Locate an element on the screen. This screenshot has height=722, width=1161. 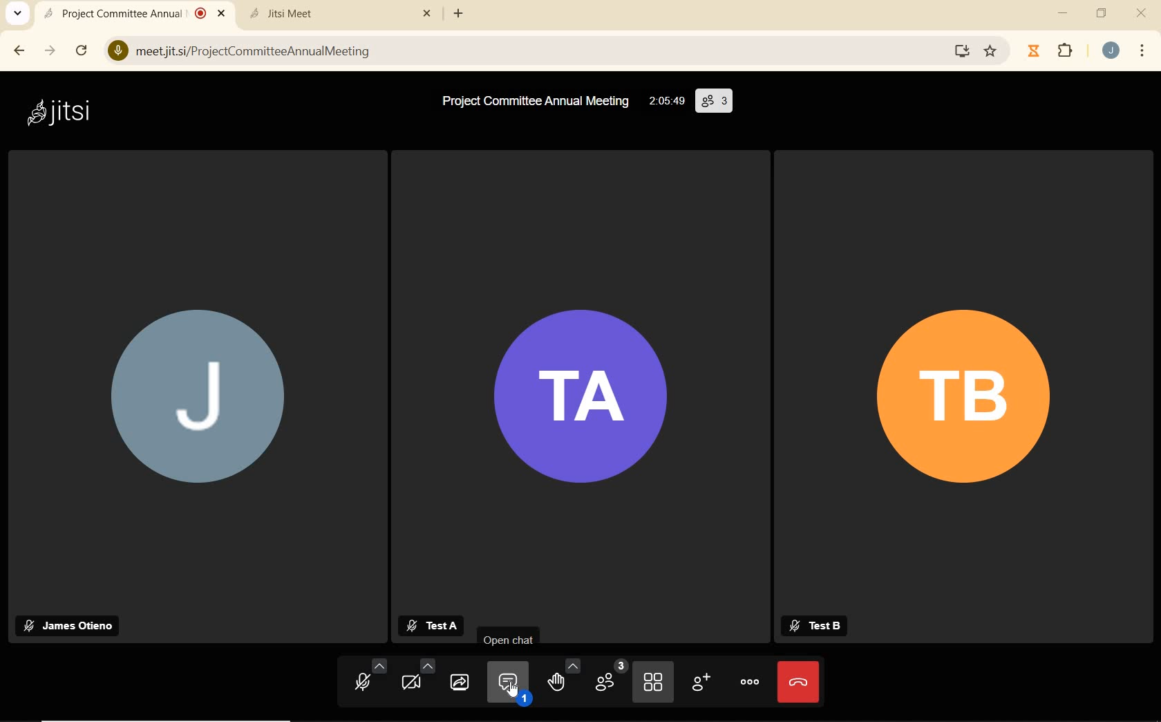
restore down is located at coordinates (1102, 14).